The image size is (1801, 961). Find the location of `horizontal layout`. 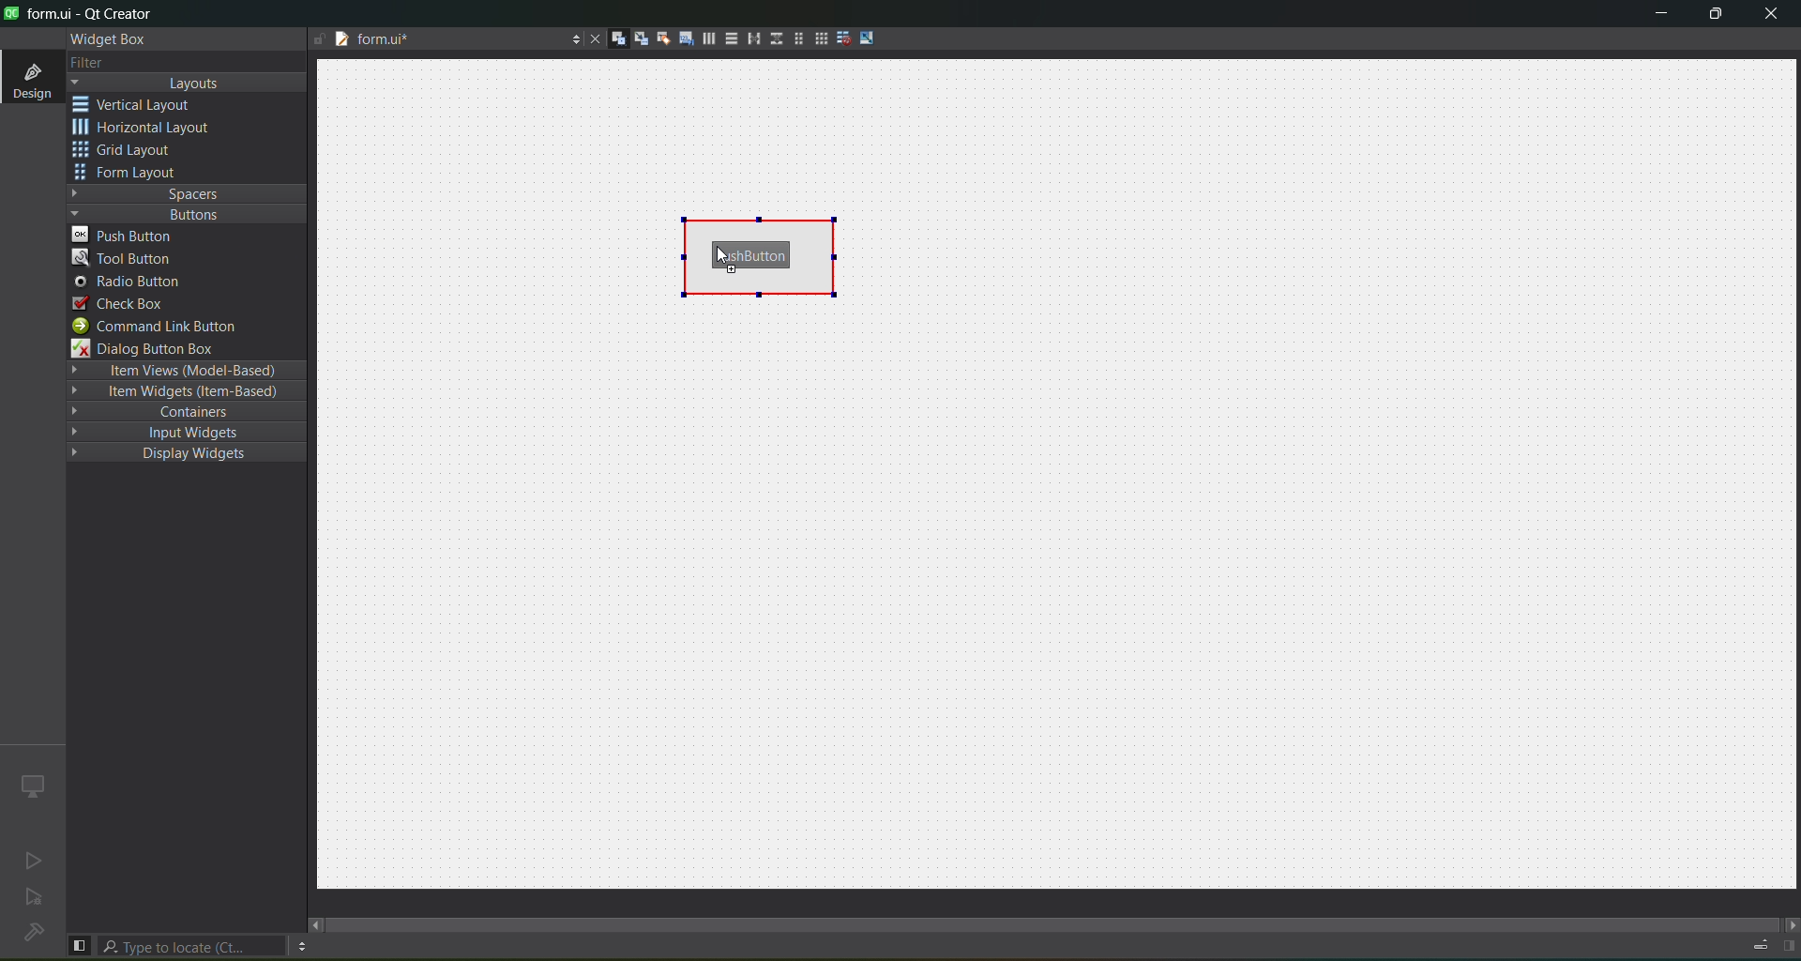

horizontal layout is located at coordinates (147, 130).